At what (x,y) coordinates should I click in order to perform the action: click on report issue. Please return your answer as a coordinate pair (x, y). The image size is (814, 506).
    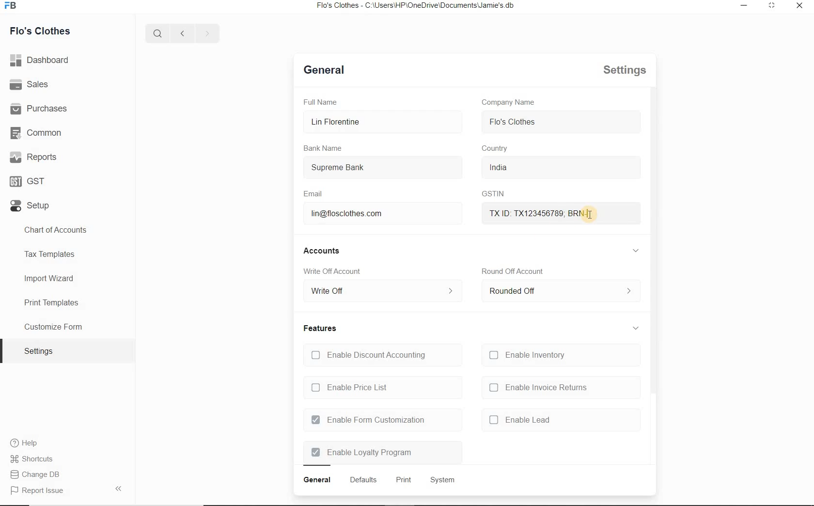
    Looking at the image, I should click on (42, 491).